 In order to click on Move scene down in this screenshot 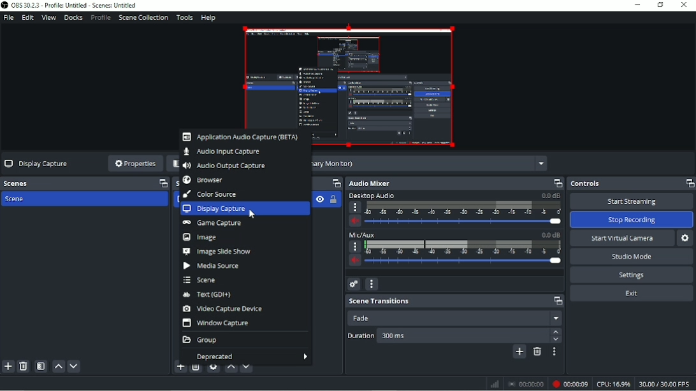, I will do `click(75, 366)`.